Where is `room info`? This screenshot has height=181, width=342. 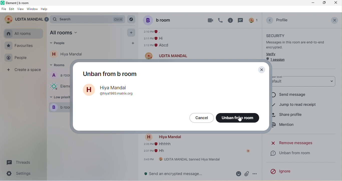
room info is located at coordinates (231, 21).